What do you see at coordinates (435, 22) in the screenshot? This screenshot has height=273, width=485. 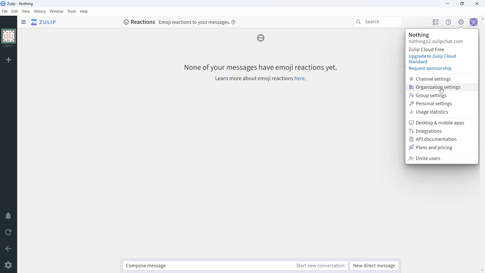 I see `hide user list` at bounding box center [435, 22].